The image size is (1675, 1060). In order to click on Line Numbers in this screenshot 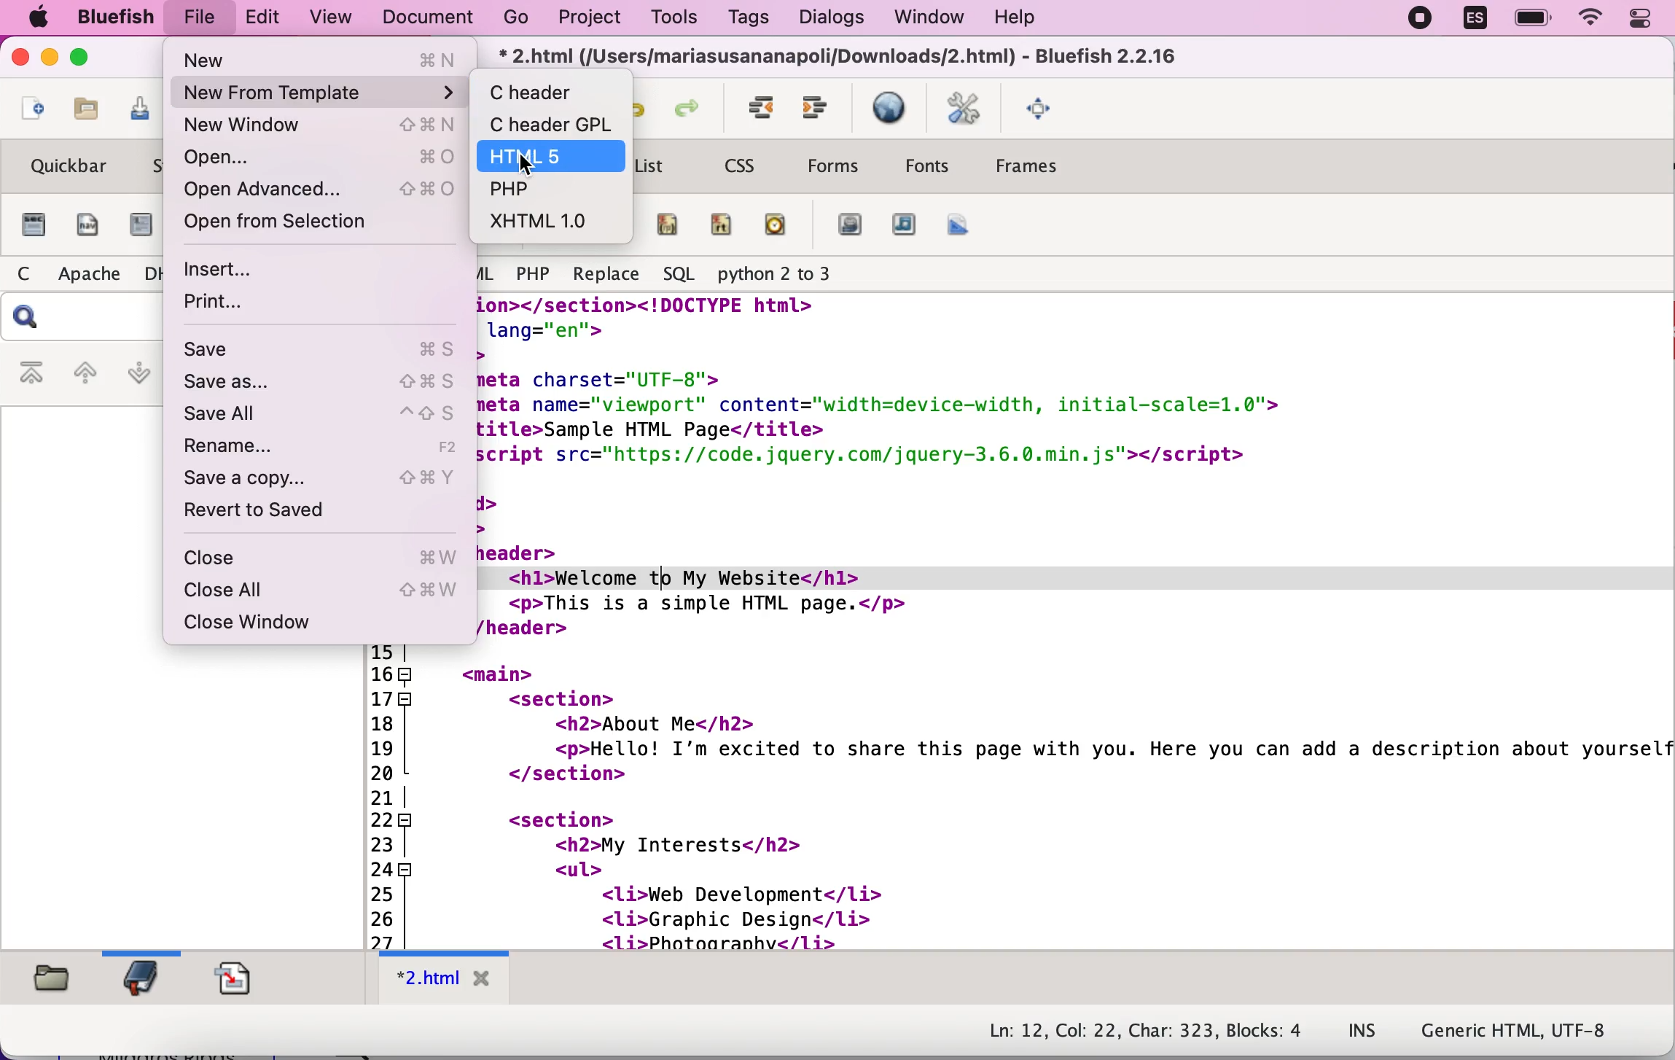, I will do `click(387, 796)`.